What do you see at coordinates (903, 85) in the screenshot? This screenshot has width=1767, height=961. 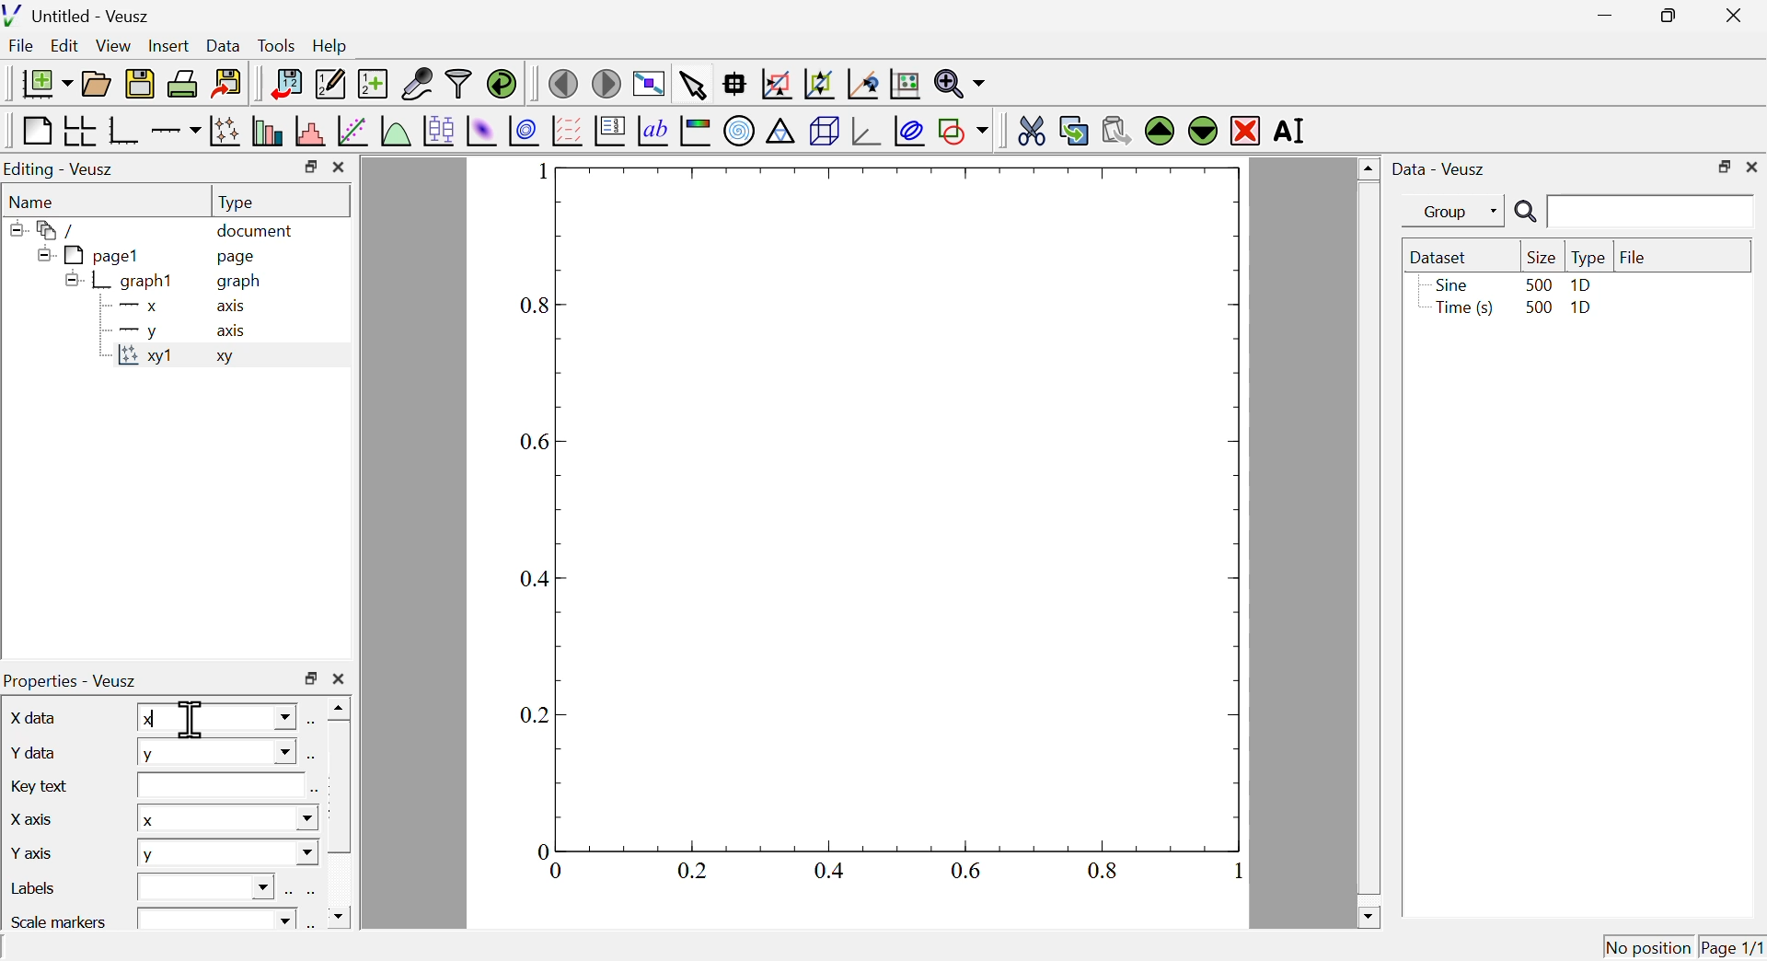 I see `rest graph axes` at bounding box center [903, 85].